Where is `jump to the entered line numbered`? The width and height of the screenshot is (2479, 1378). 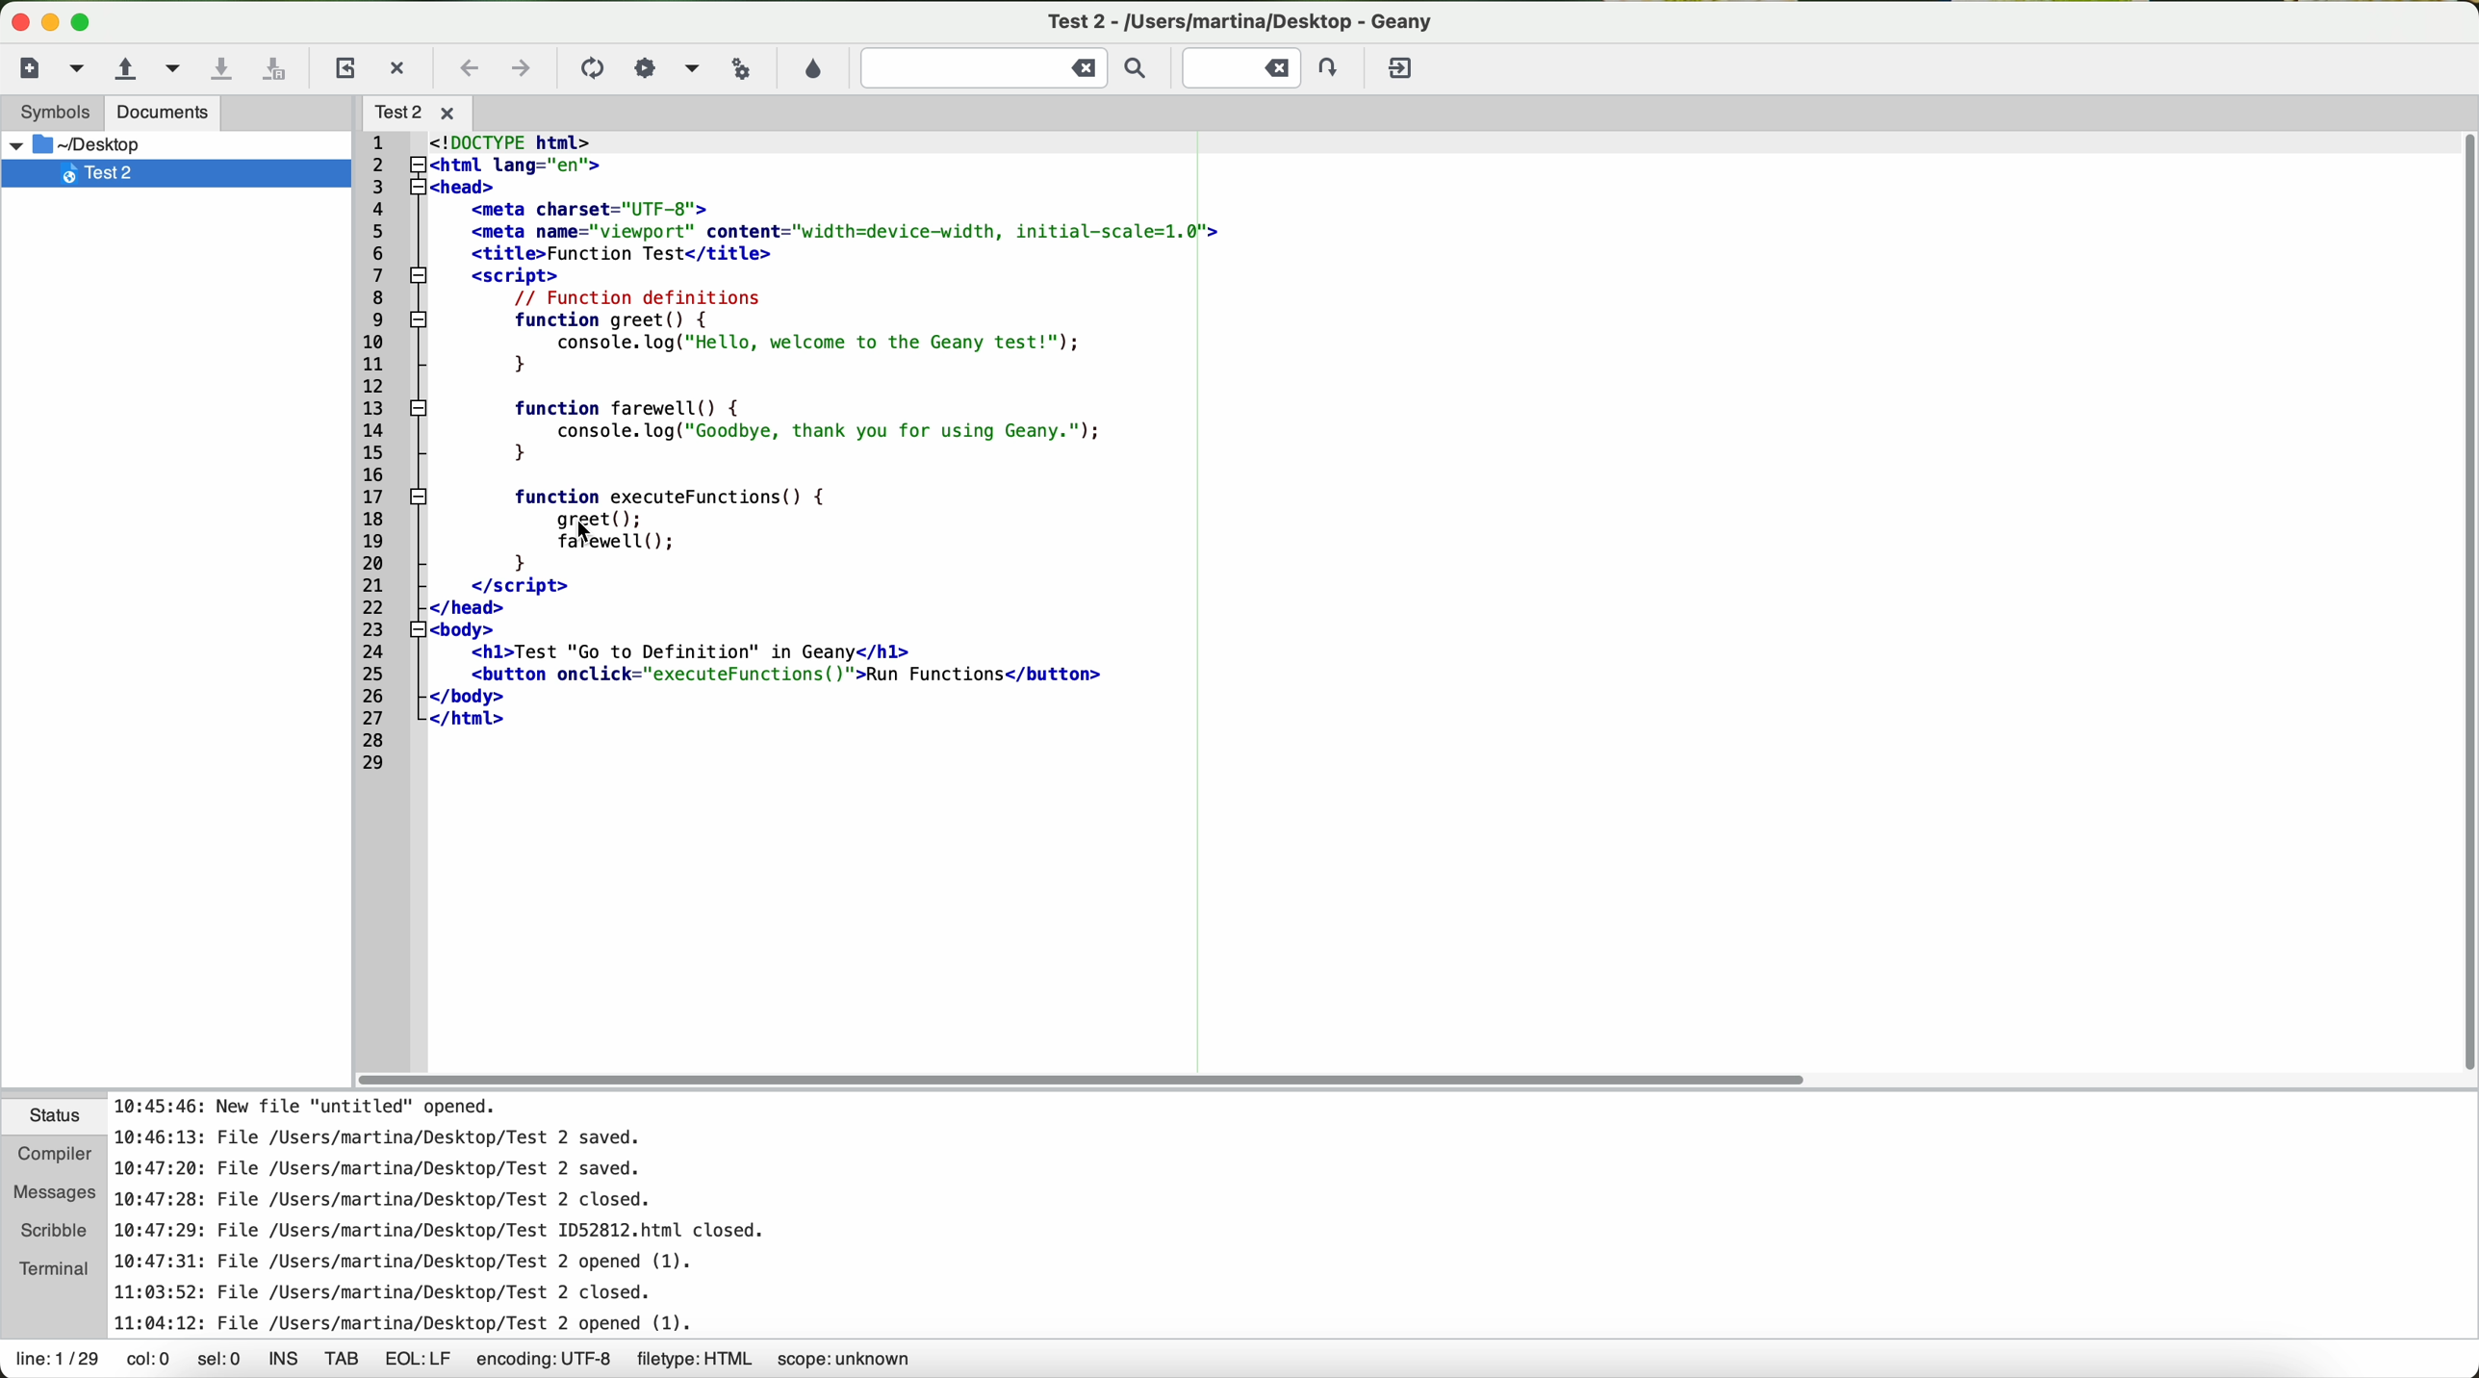 jump to the entered line numbered is located at coordinates (1265, 67).